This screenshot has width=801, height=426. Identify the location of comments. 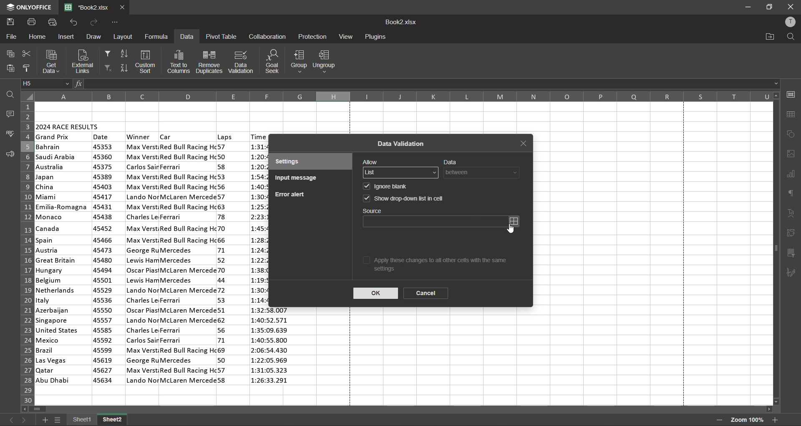
(8, 114).